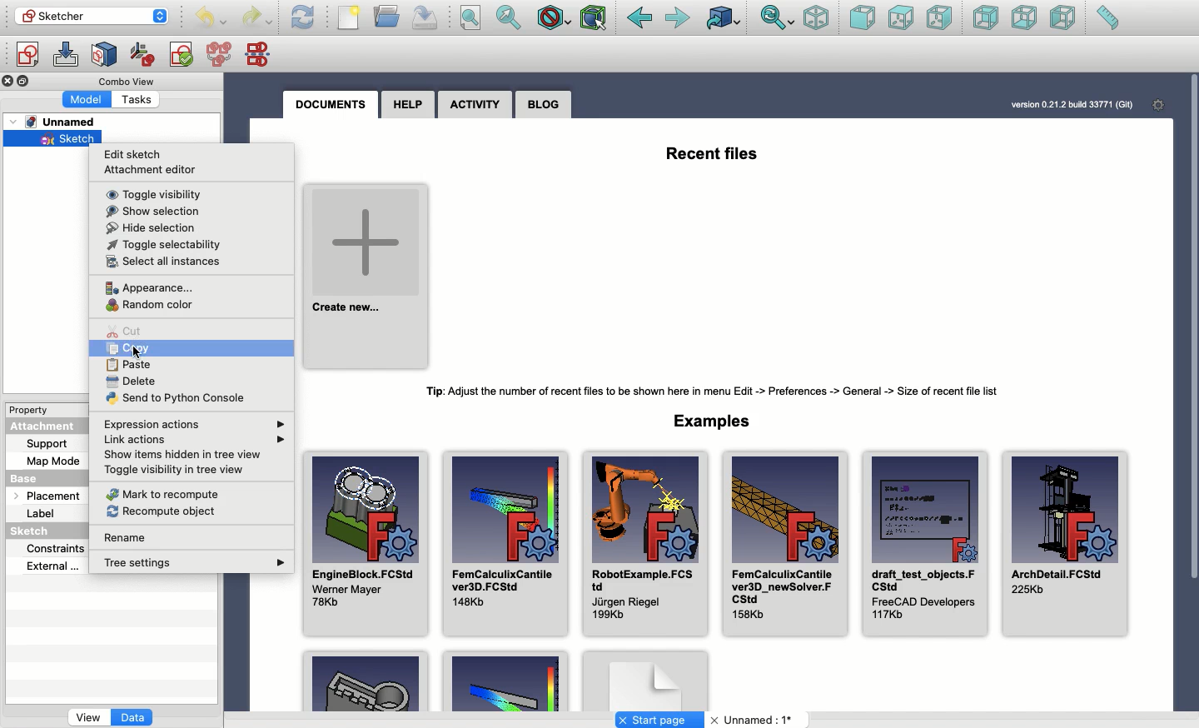  What do you see at coordinates (639, 18) in the screenshot?
I see `Back` at bounding box center [639, 18].